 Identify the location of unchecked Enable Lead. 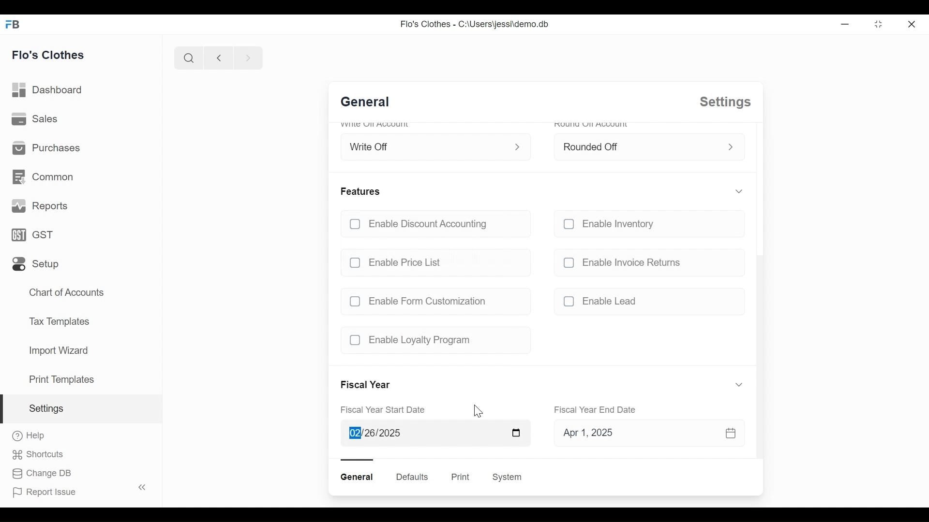
(646, 303).